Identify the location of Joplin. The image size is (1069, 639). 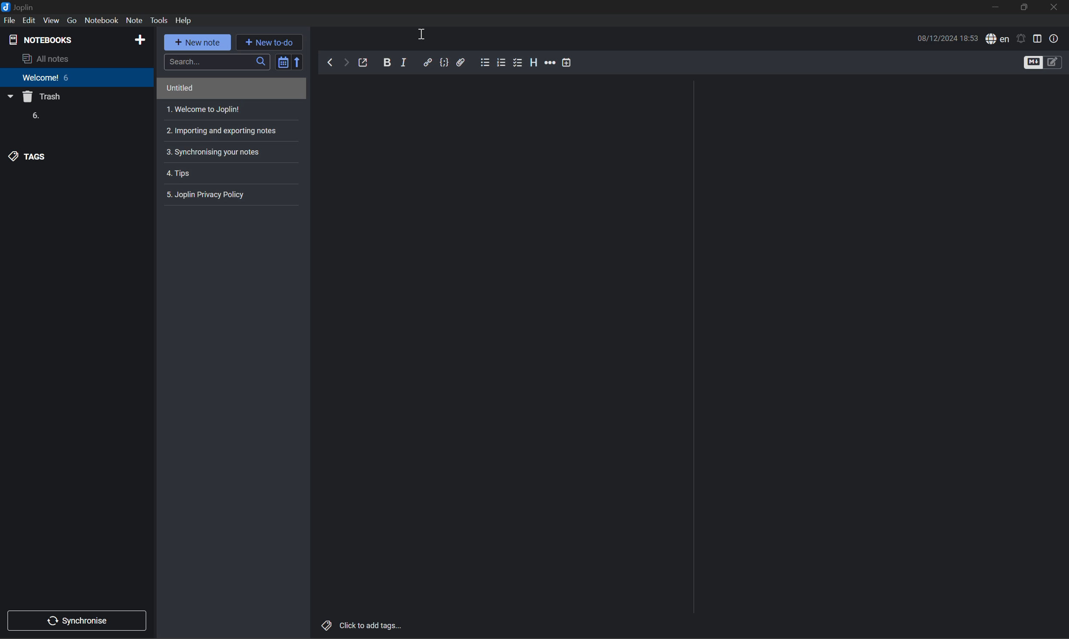
(19, 6).